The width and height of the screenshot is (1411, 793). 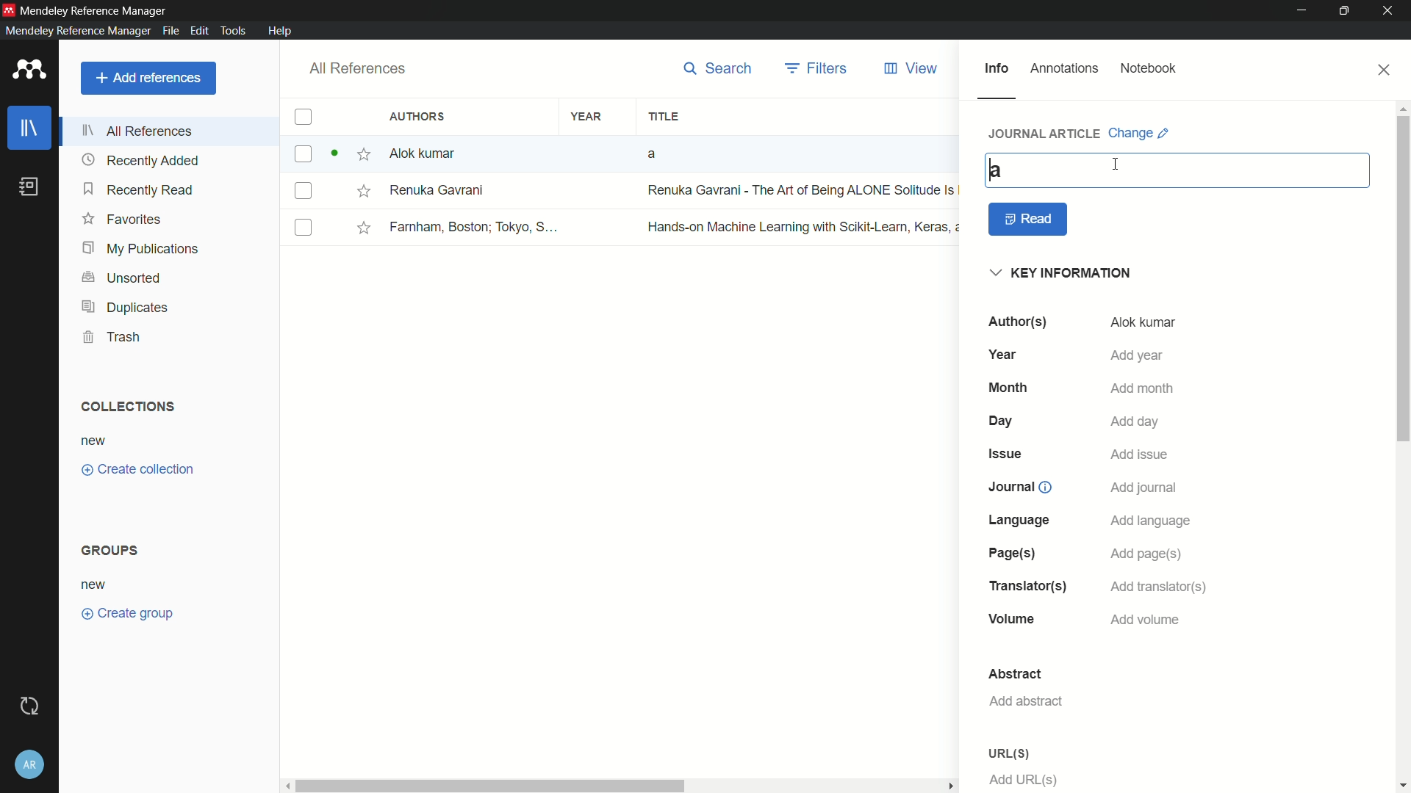 I want to click on add month, so click(x=1143, y=390).